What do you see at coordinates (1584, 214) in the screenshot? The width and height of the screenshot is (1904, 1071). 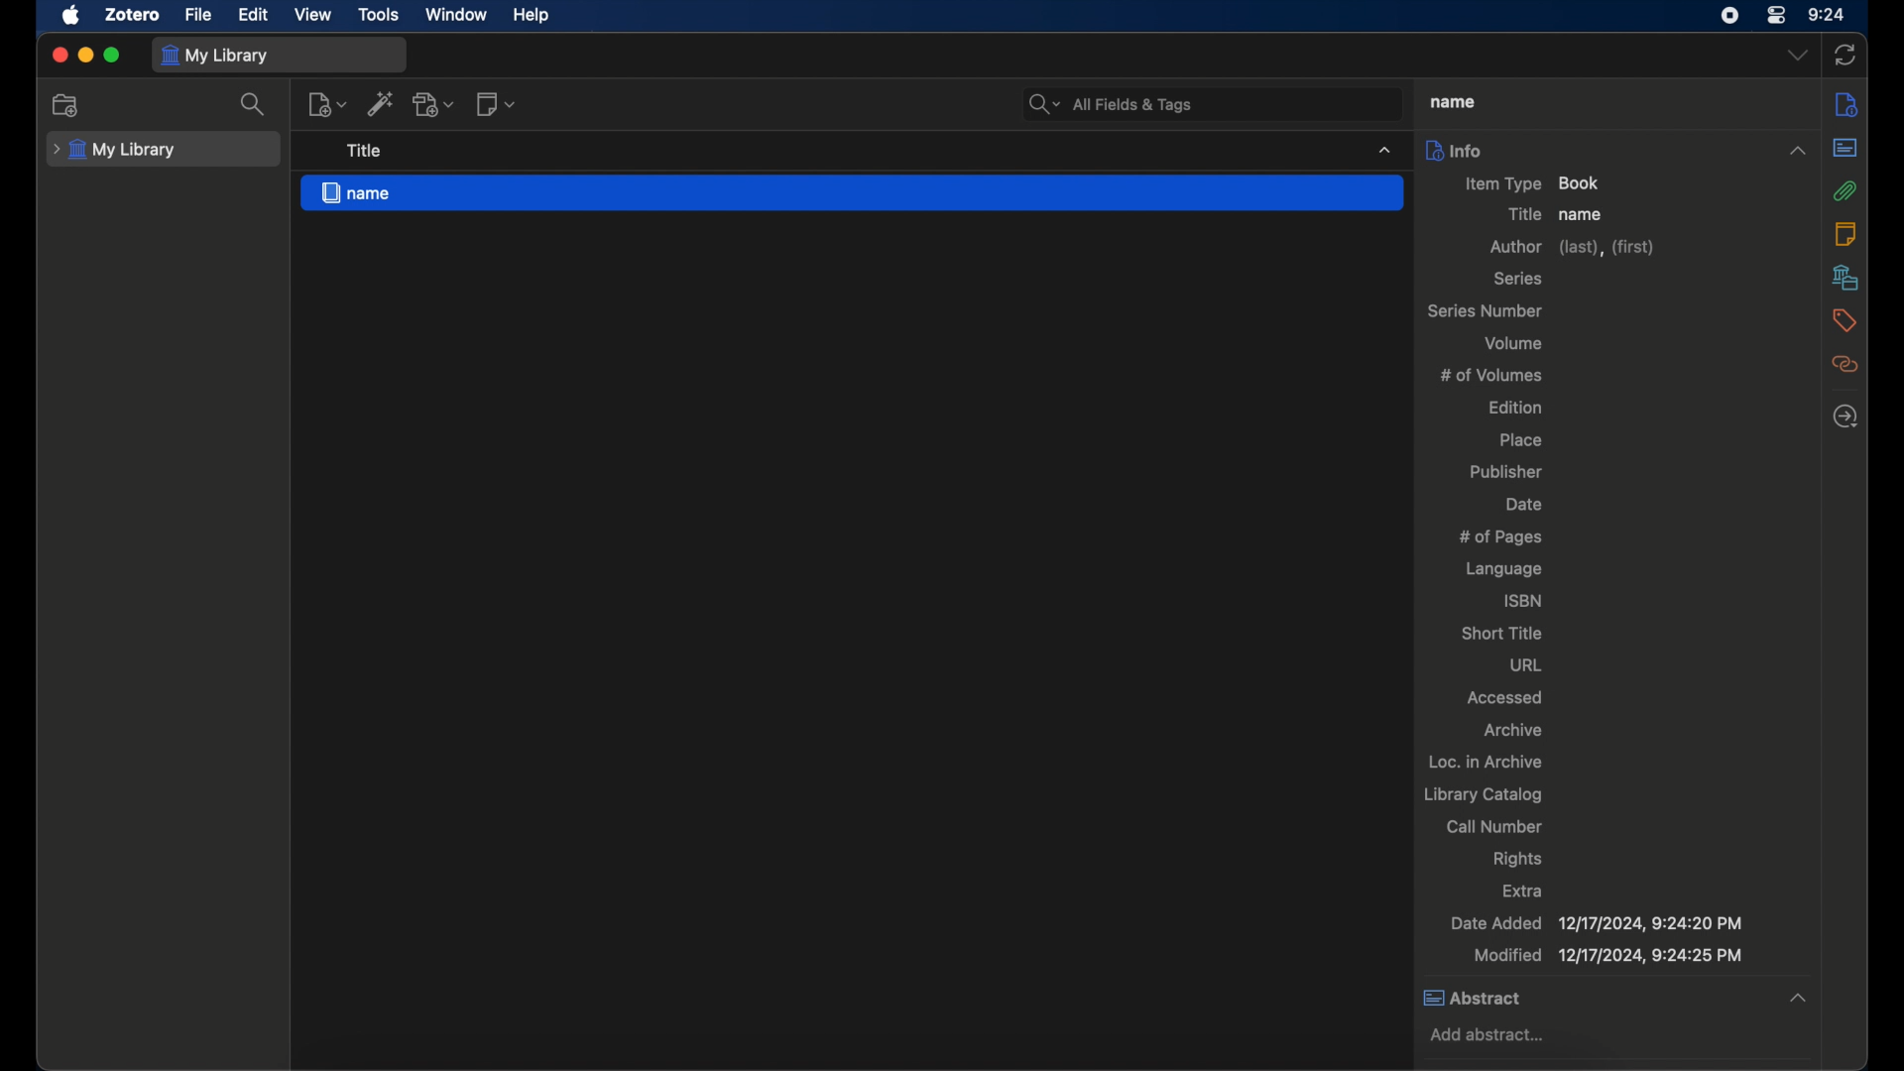 I see `name` at bounding box center [1584, 214].